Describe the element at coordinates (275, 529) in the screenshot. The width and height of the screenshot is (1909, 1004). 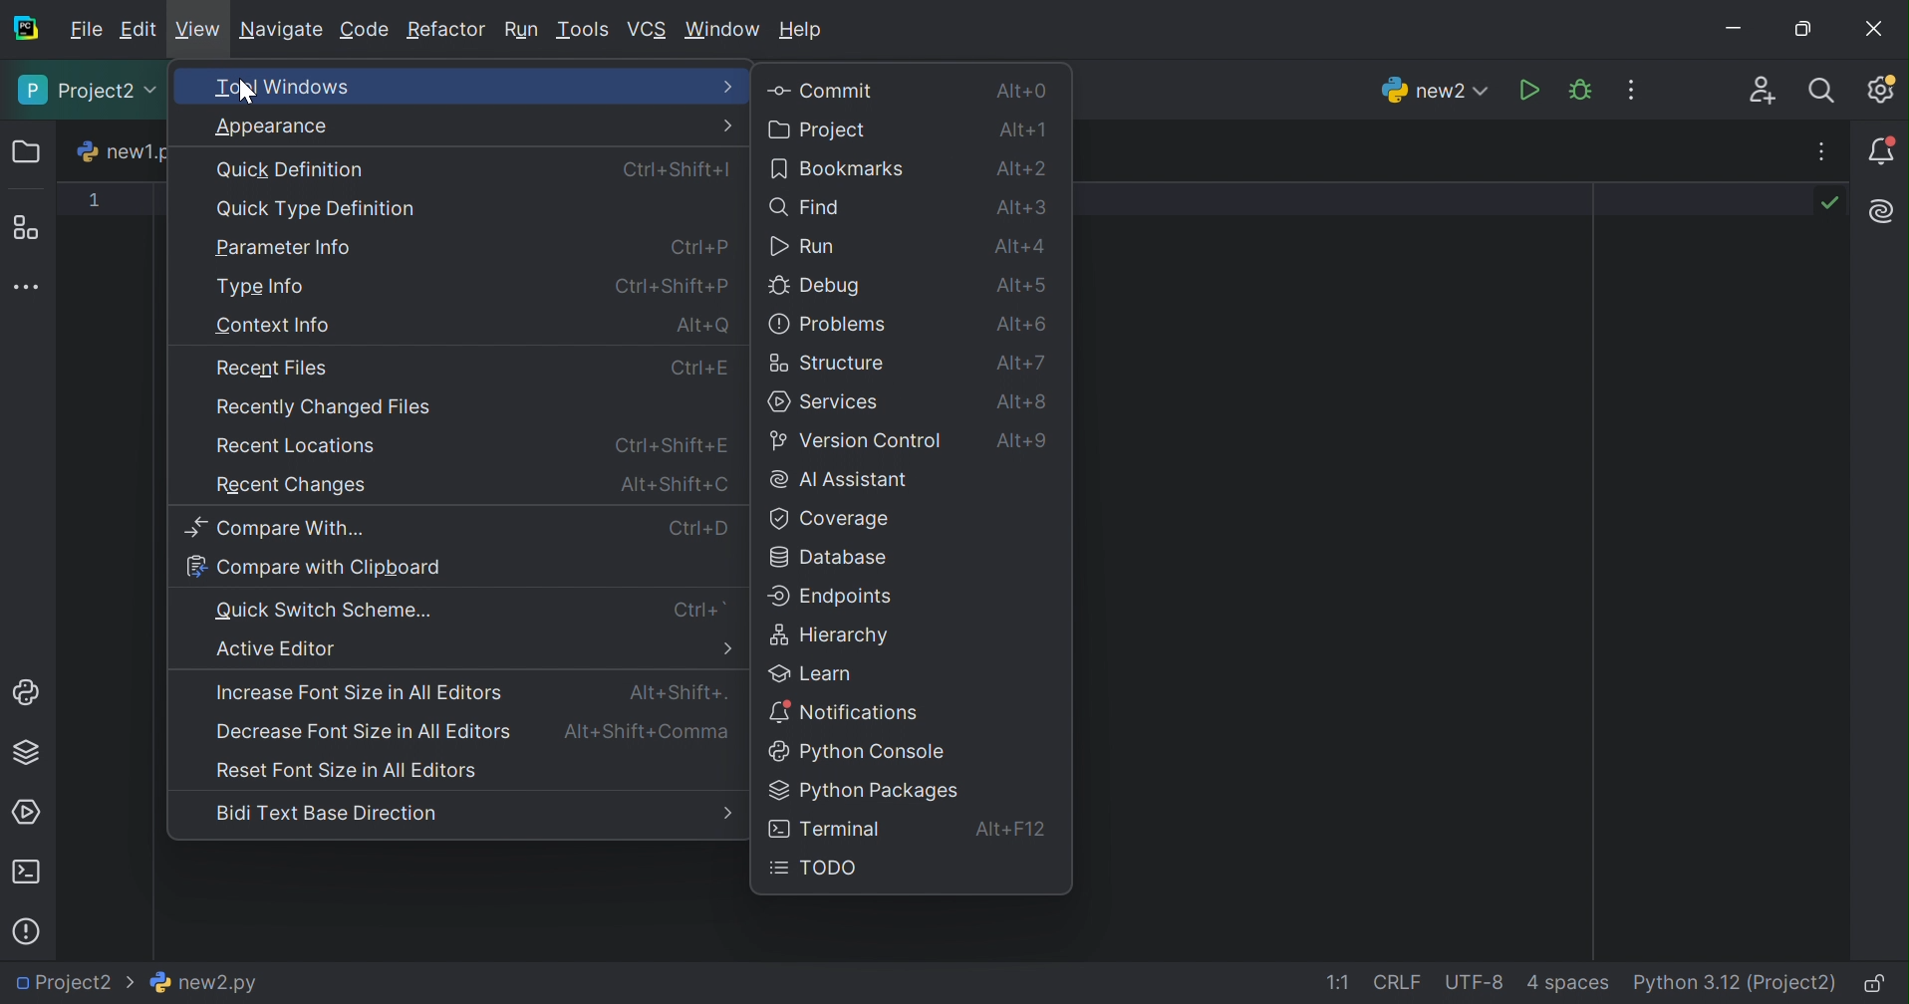
I see `Compare with...` at that location.